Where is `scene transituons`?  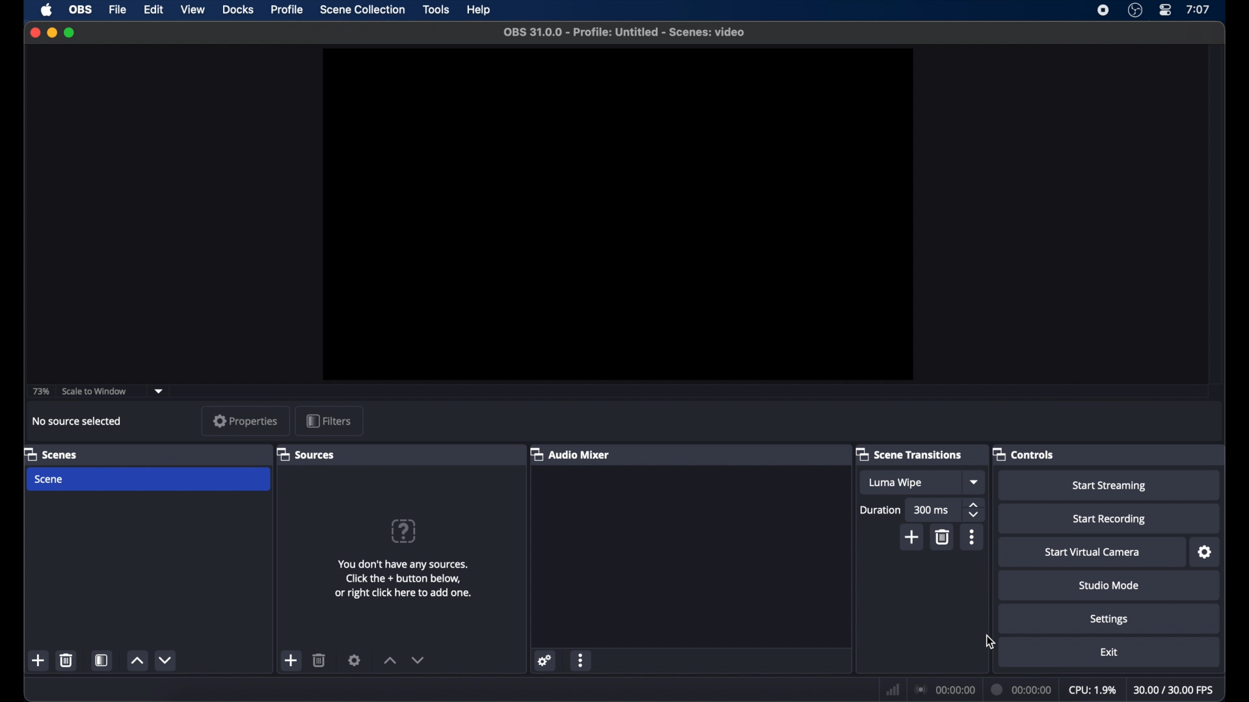
scene transituons is located at coordinates (911, 454).